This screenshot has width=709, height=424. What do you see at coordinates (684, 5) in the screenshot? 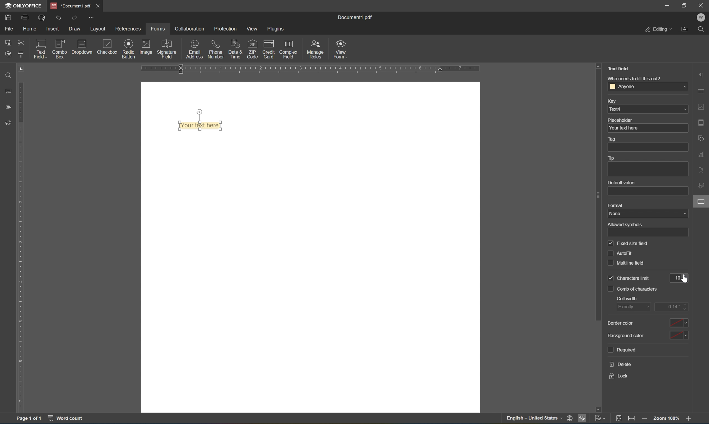
I see `restore down` at bounding box center [684, 5].